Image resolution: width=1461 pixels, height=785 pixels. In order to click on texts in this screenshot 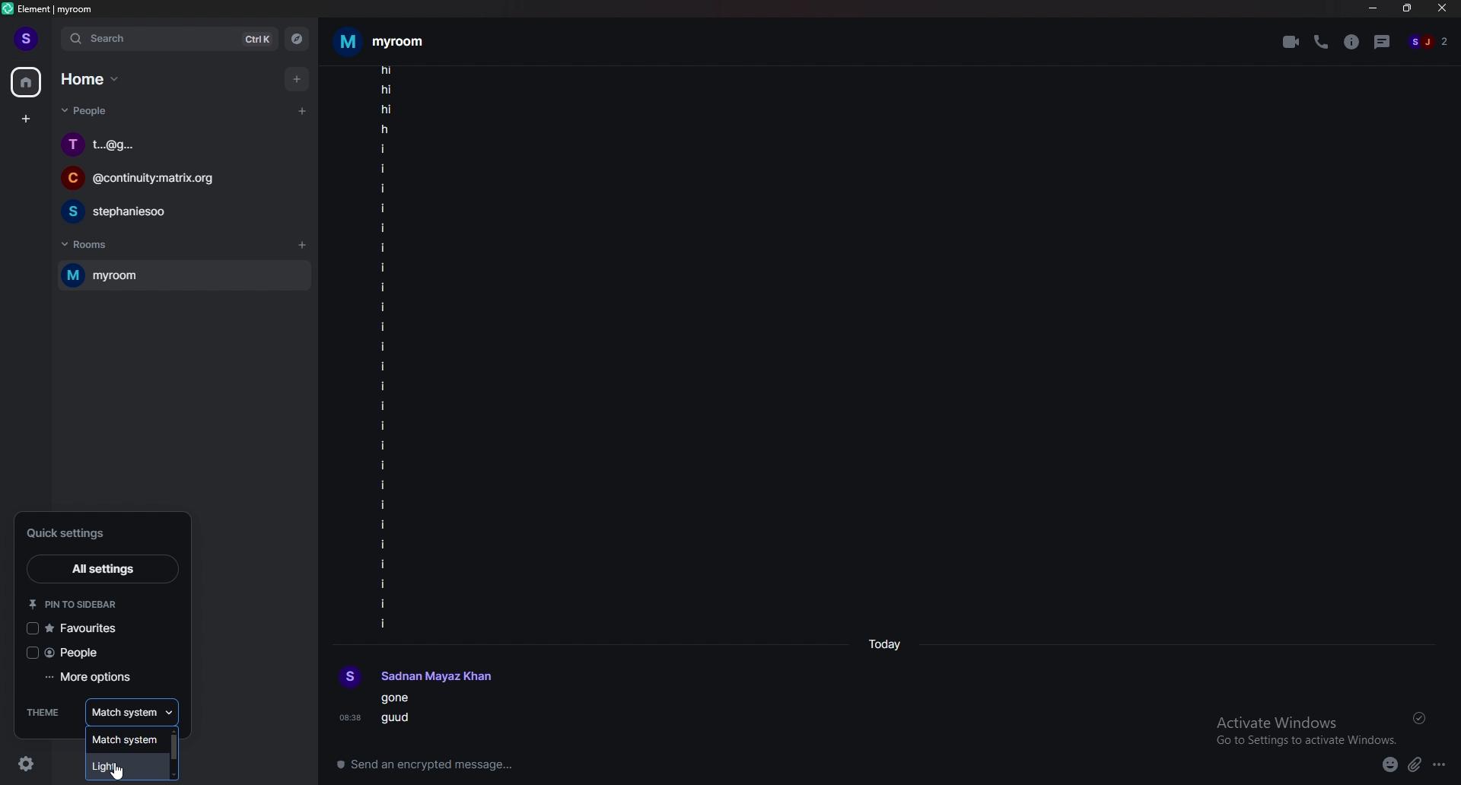, I will do `click(402, 711)`.